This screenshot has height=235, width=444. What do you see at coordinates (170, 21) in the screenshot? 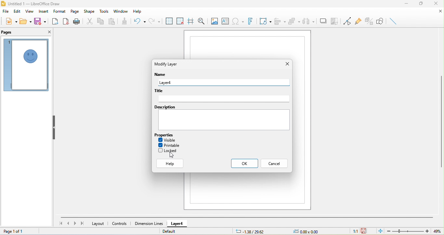
I see `display grid` at bounding box center [170, 21].